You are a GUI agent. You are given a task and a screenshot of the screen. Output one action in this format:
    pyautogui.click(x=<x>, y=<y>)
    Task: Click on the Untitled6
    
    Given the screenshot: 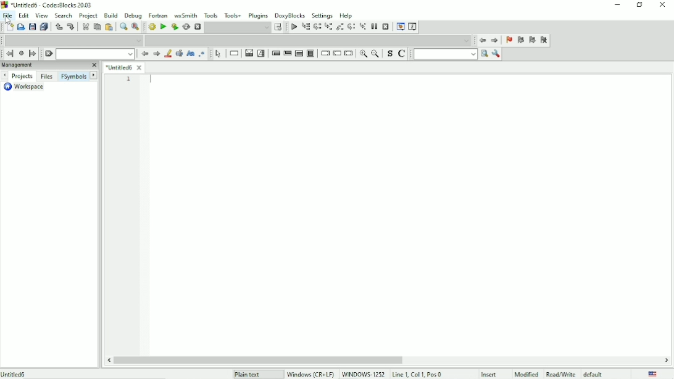 What is the action you would take?
    pyautogui.click(x=15, y=374)
    